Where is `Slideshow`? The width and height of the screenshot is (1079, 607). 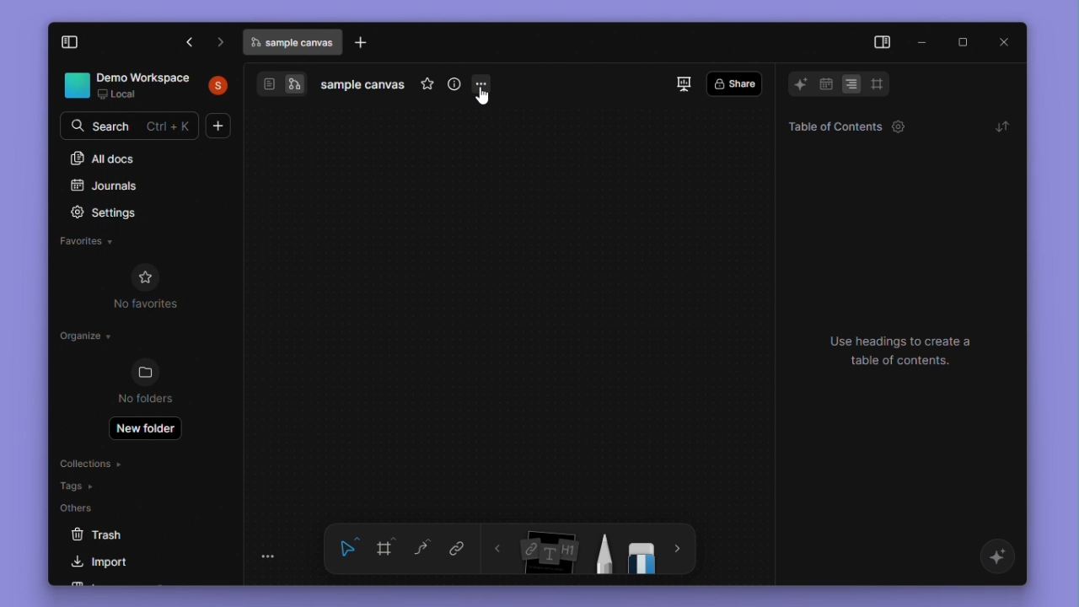 Slideshow is located at coordinates (686, 85).